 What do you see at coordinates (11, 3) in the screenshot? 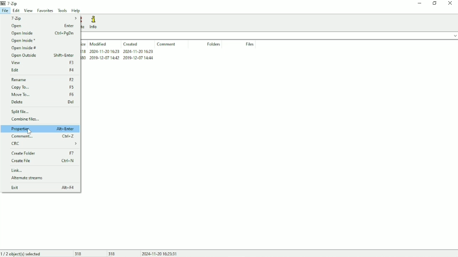
I see `7 - Zip` at bounding box center [11, 3].